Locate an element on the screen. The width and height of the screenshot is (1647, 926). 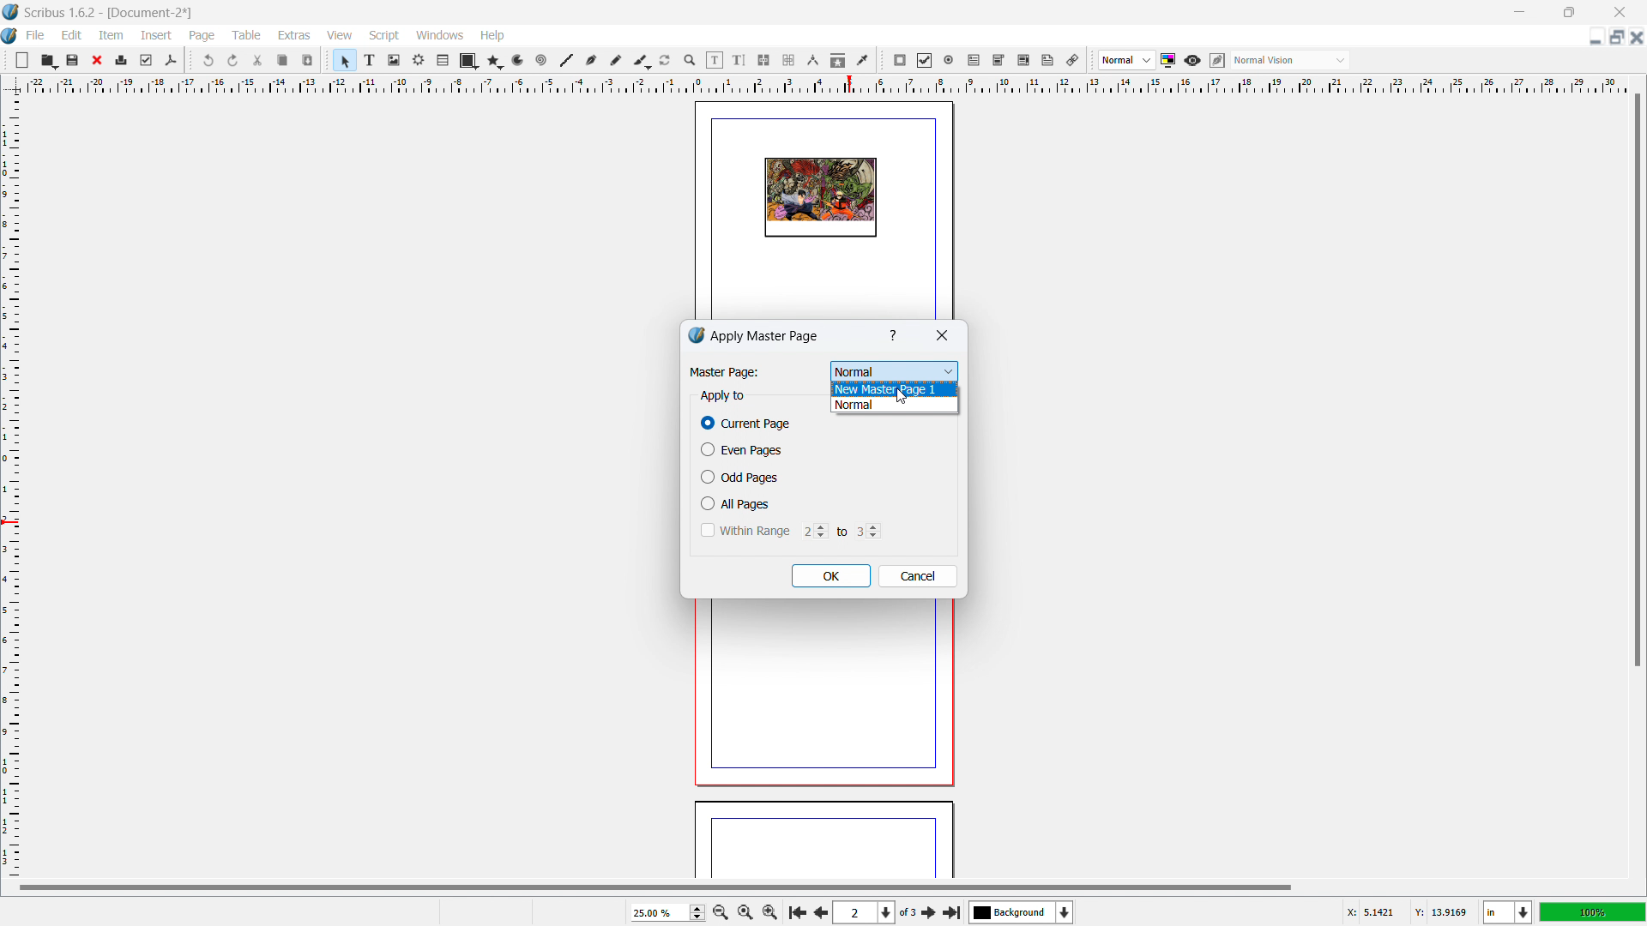
pdf list box is located at coordinates (1023, 61).